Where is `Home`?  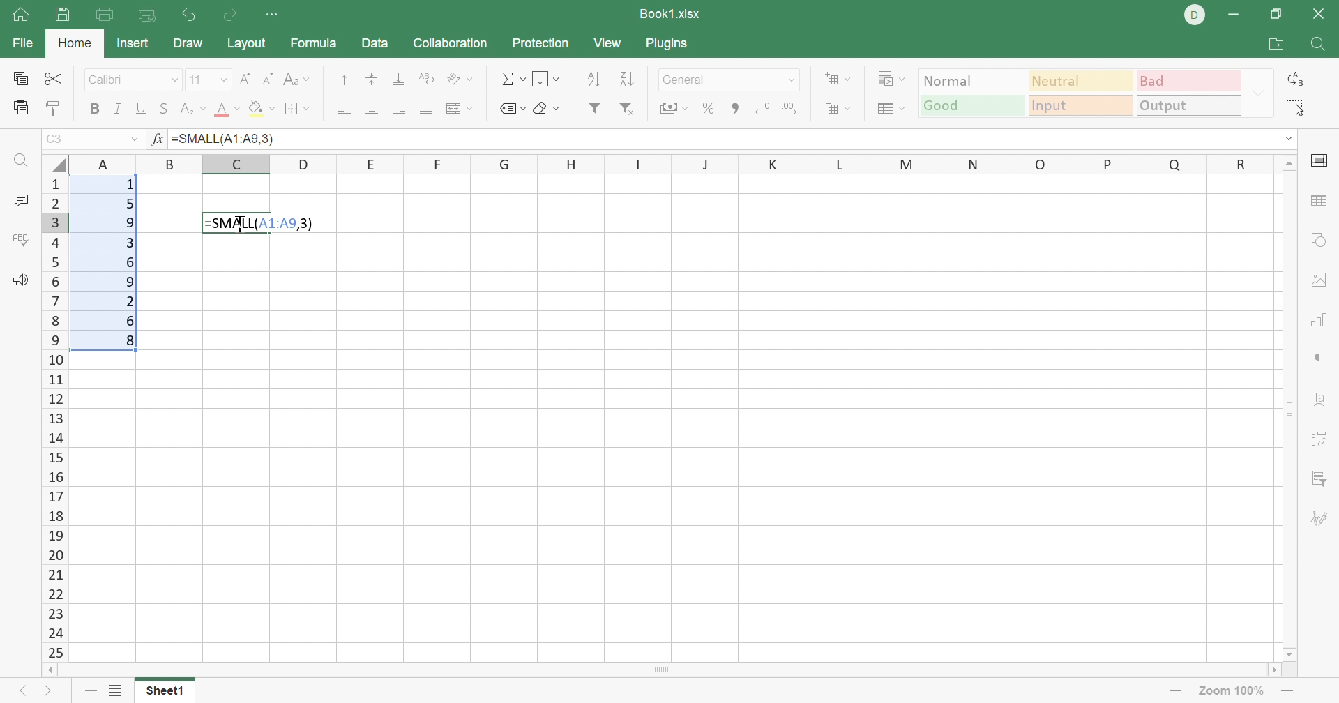 Home is located at coordinates (75, 43).